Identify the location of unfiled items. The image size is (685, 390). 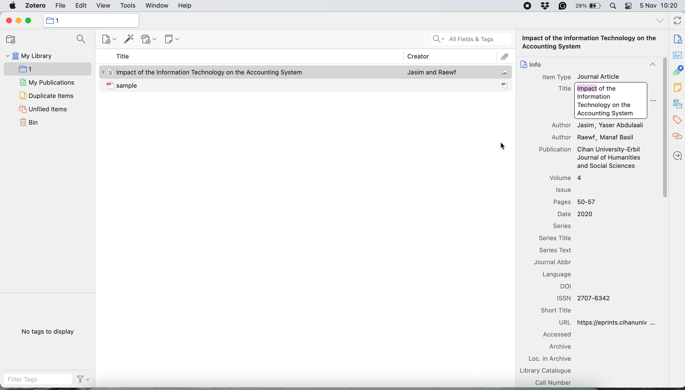
(43, 109).